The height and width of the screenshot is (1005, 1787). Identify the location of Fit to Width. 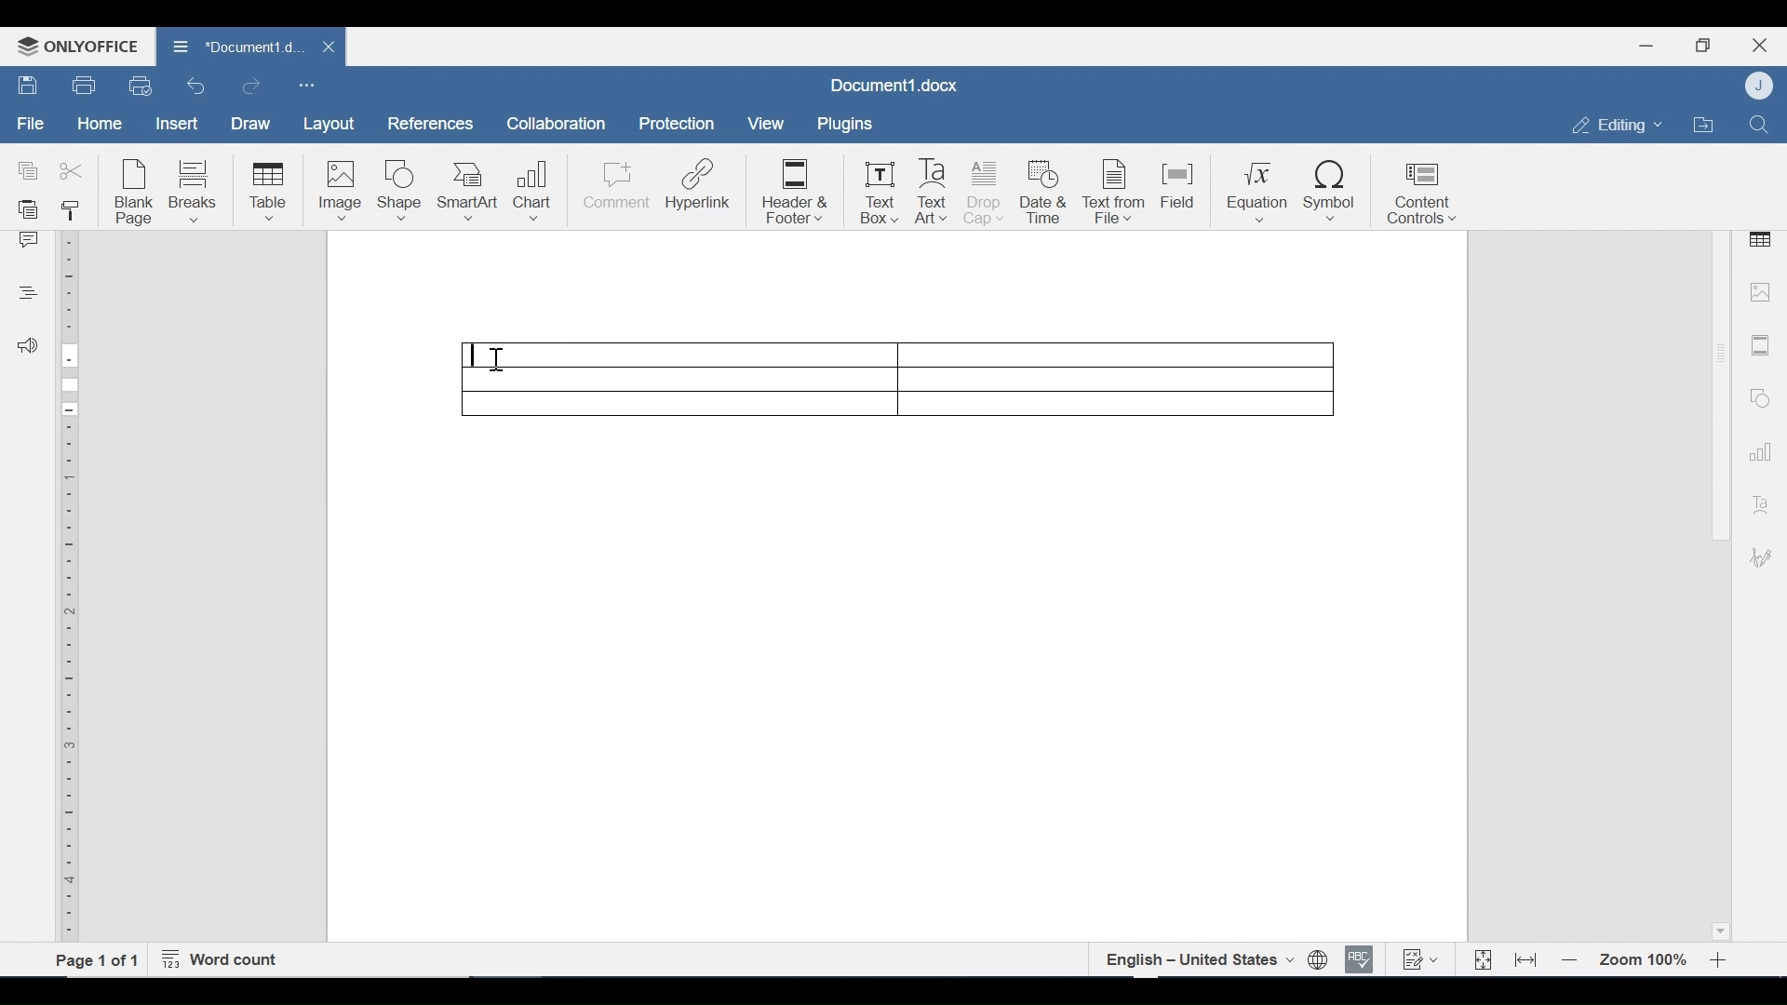
(1527, 958).